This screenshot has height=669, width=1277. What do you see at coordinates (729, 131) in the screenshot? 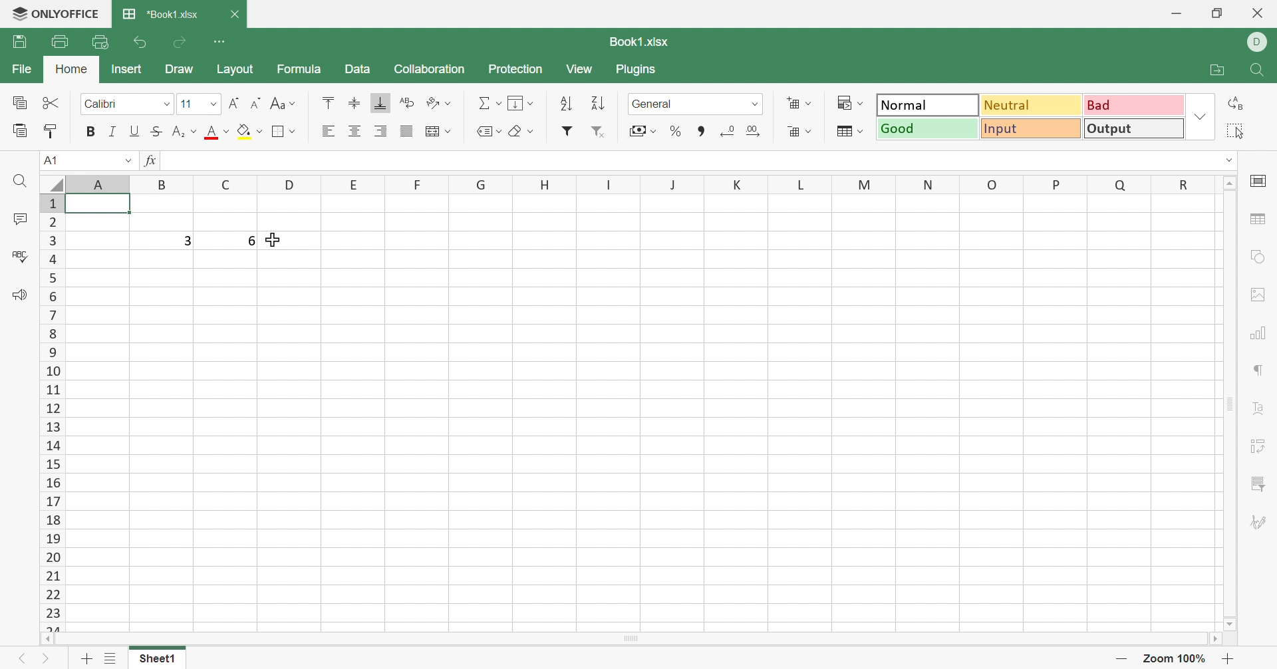
I see `Decrease decimal` at bounding box center [729, 131].